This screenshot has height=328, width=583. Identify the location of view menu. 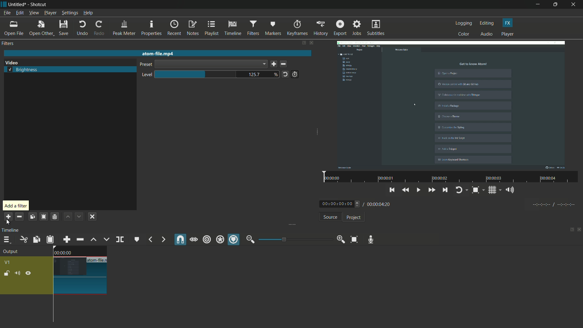
(34, 13).